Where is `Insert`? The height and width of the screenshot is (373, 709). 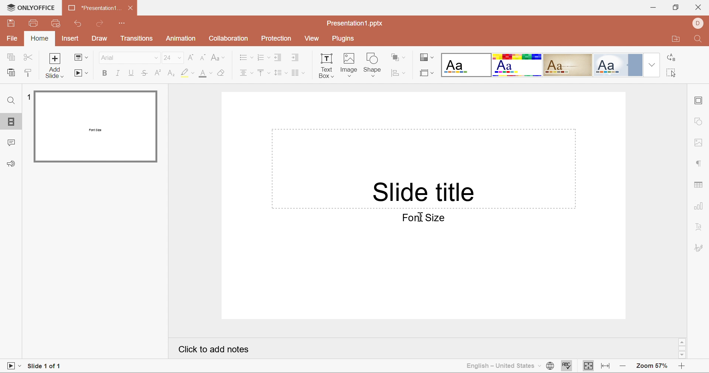
Insert is located at coordinates (71, 39).